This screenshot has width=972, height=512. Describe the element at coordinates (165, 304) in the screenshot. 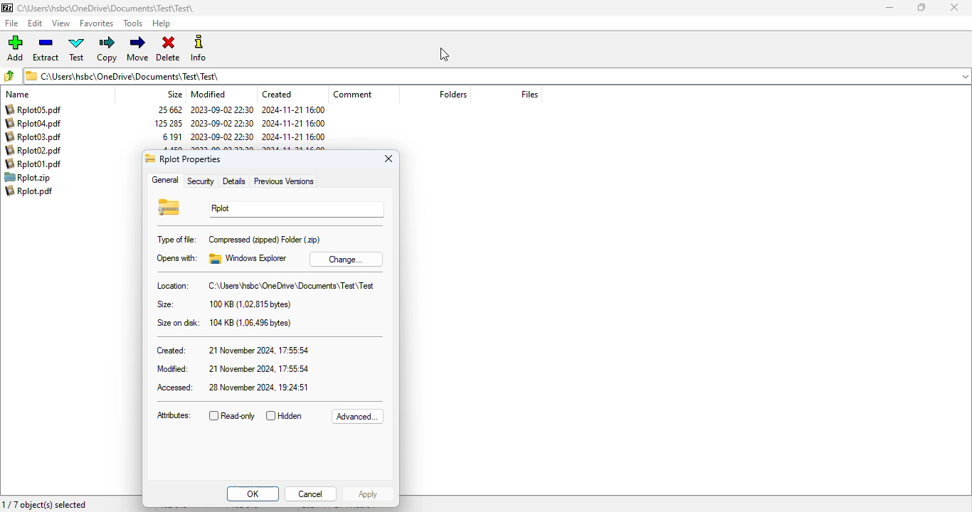

I see `size` at that location.